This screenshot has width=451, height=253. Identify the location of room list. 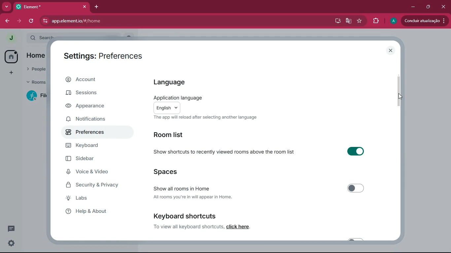
(174, 134).